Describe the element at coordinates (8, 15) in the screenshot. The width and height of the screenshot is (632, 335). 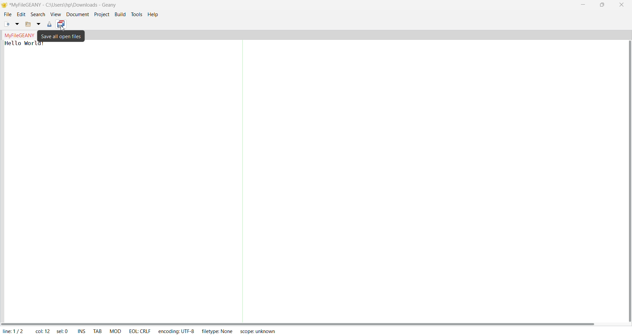
I see `File` at that location.